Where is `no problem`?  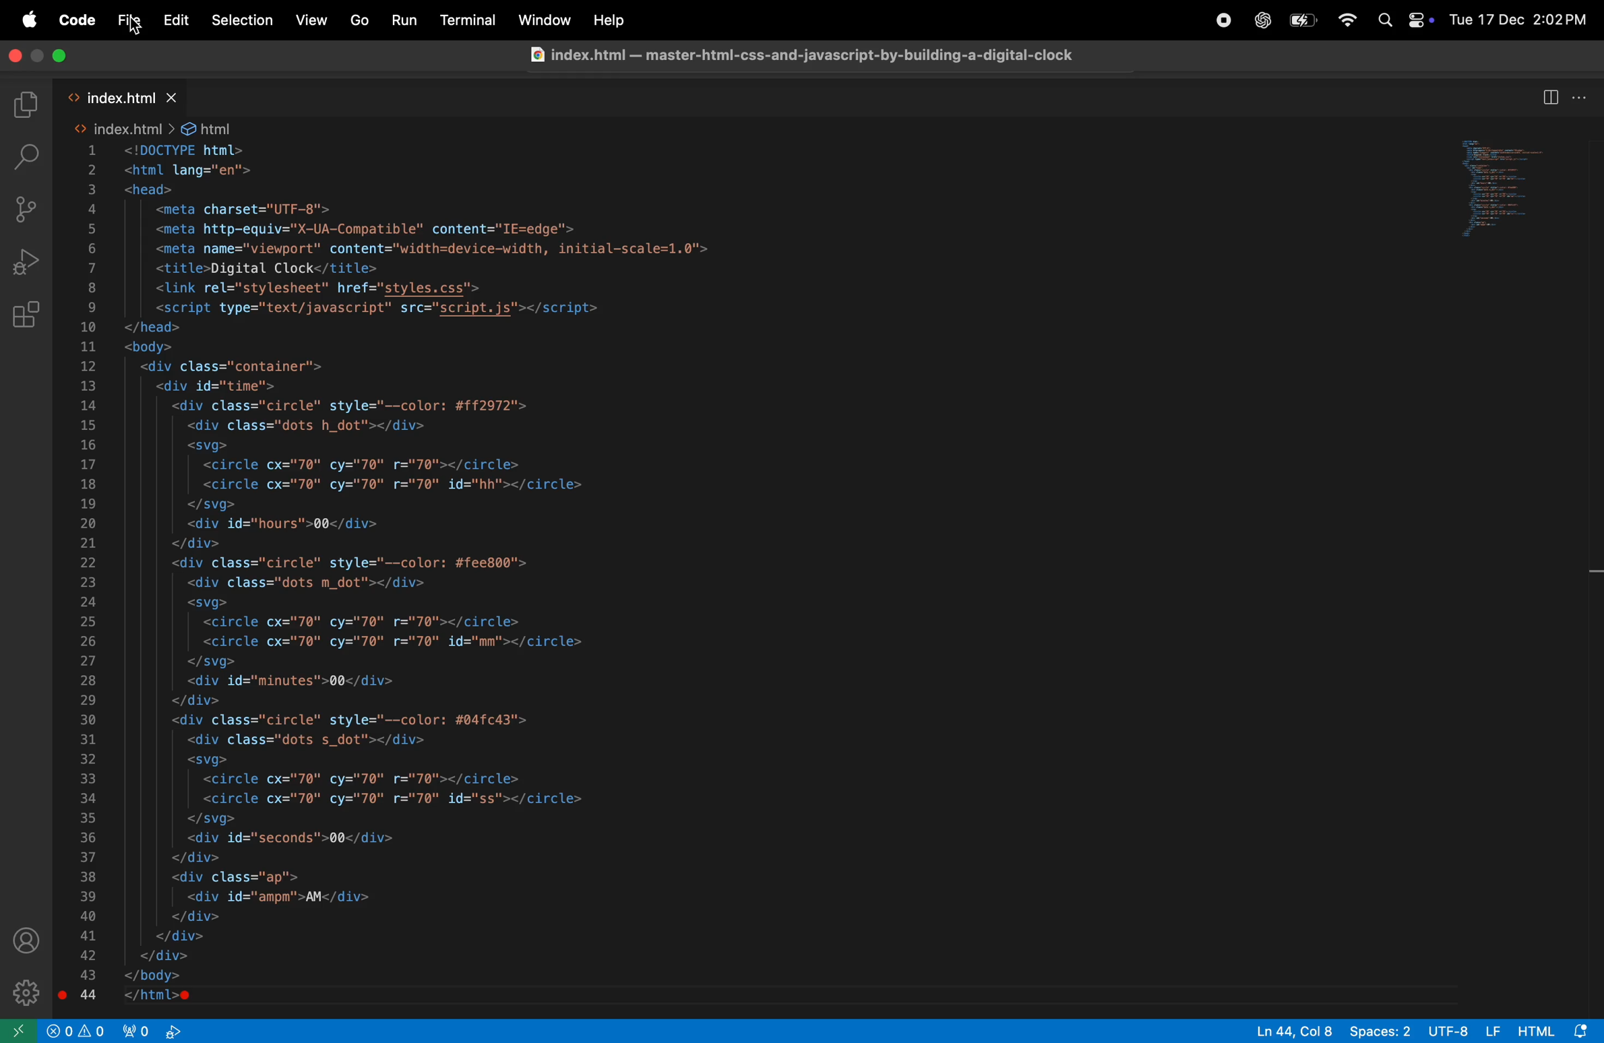
no problem is located at coordinates (56, 1030).